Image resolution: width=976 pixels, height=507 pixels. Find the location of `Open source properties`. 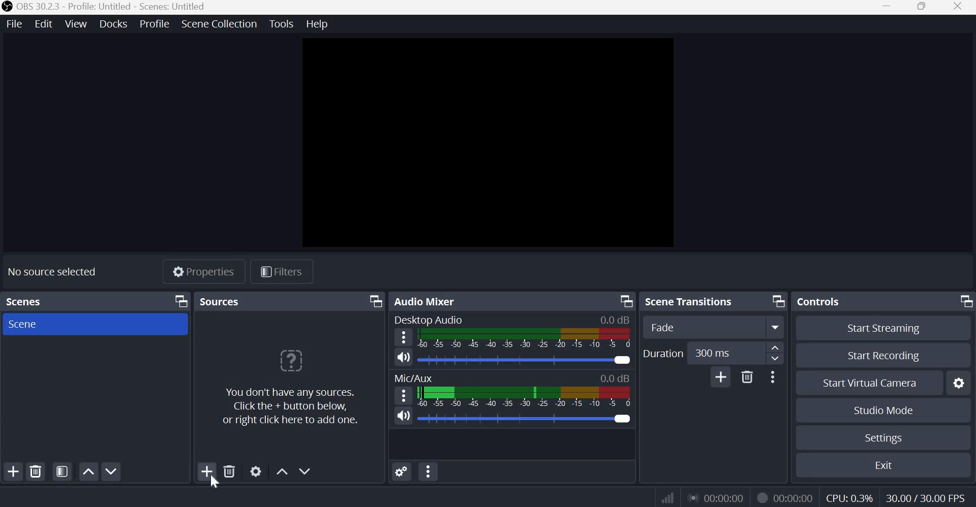

Open source properties is located at coordinates (257, 471).